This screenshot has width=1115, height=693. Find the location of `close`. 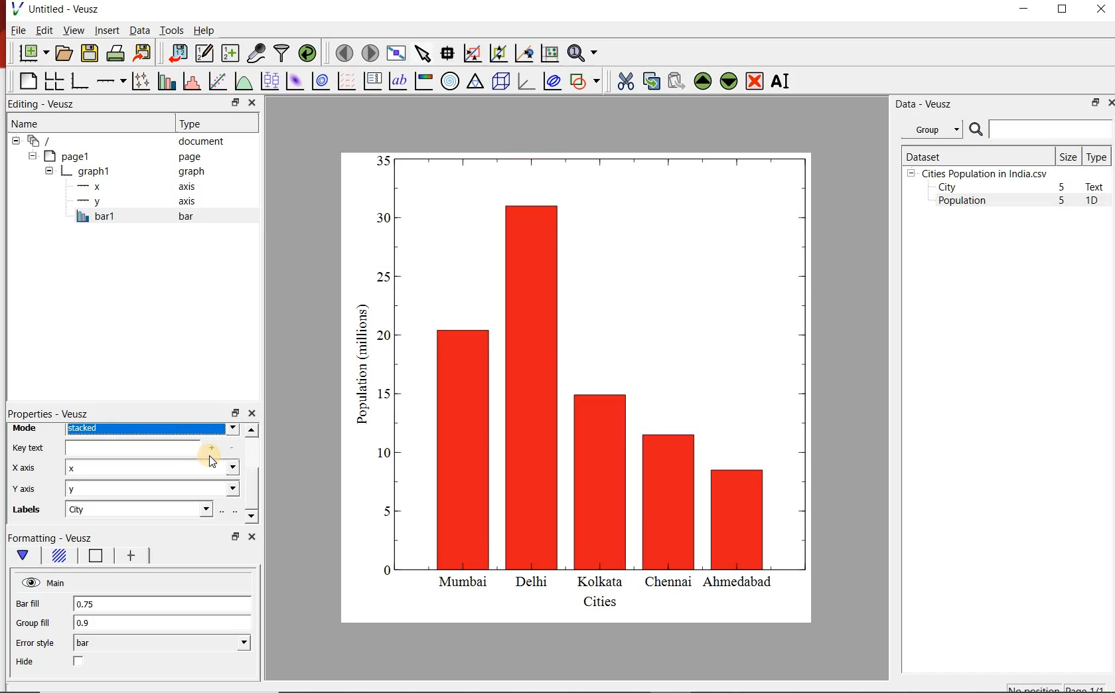

close is located at coordinates (254, 102).